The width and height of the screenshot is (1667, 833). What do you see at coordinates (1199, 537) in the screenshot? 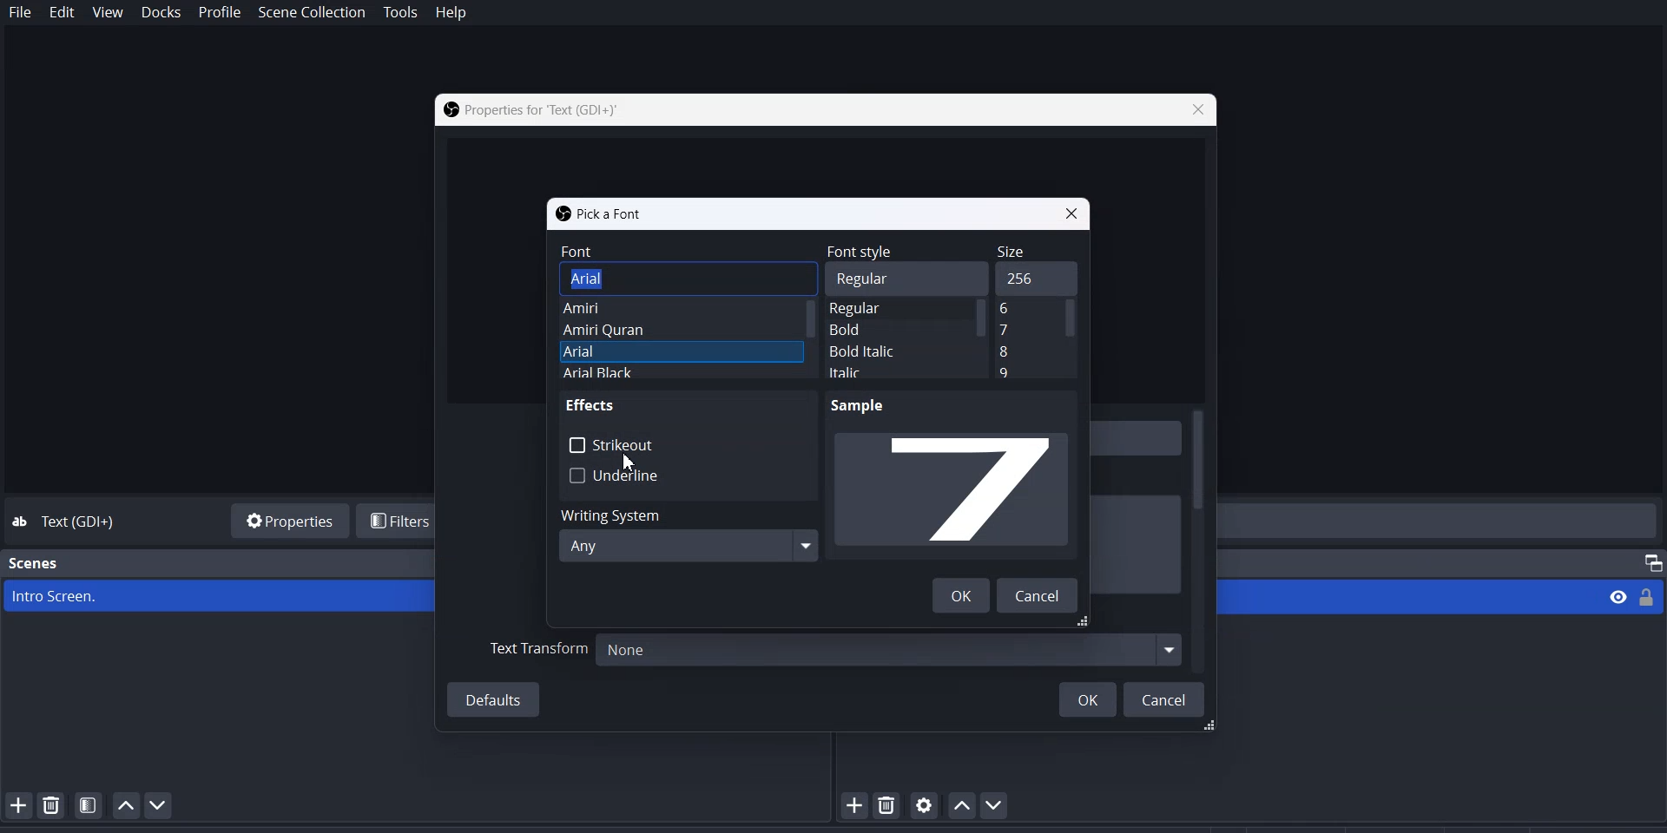
I see `Vertical Scroll bar` at bounding box center [1199, 537].